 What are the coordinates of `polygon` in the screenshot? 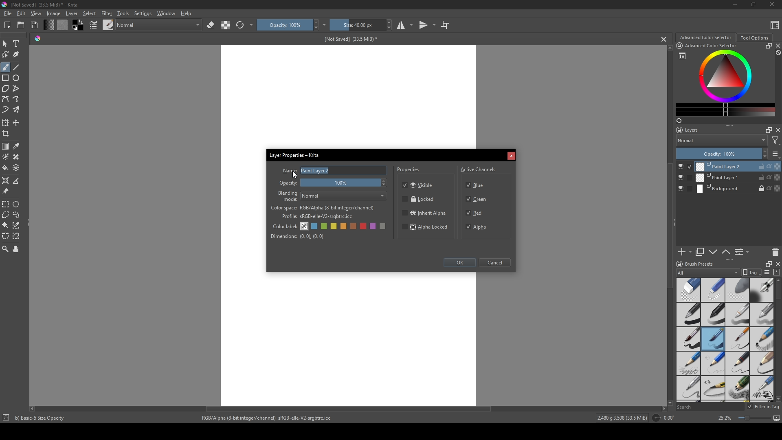 It's located at (5, 89).